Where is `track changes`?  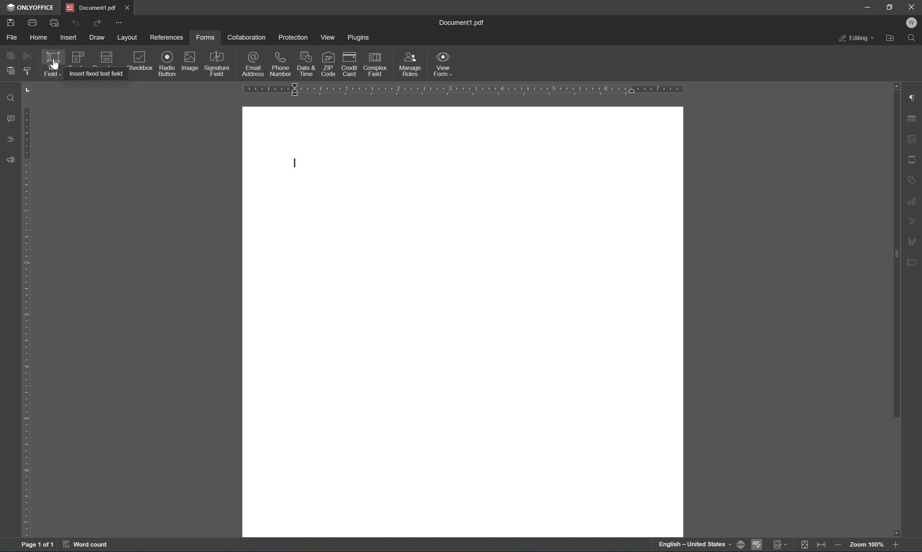 track changes is located at coordinates (783, 545).